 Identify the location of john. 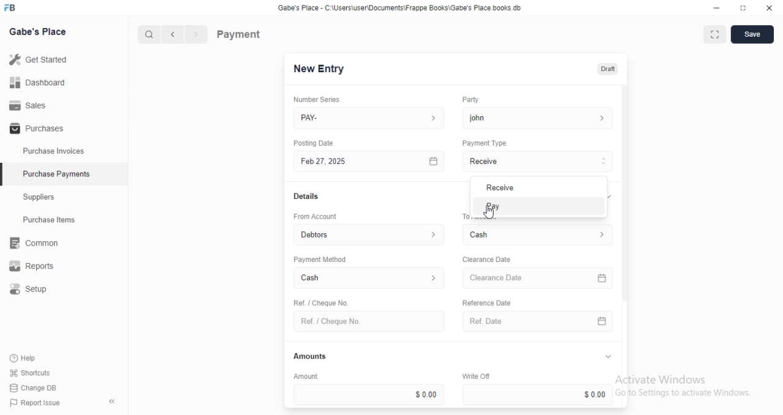
(538, 118).